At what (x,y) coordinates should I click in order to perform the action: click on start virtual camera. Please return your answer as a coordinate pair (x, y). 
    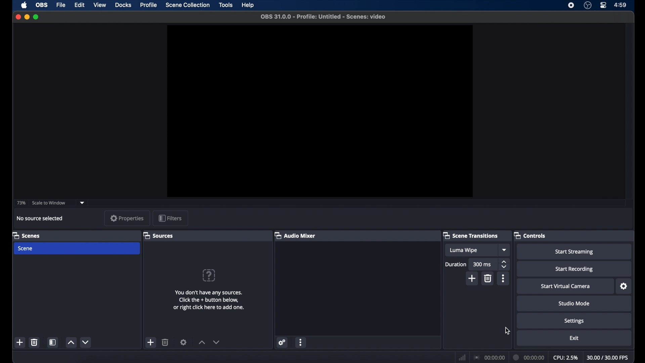
    Looking at the image, I should click on (566, 286).